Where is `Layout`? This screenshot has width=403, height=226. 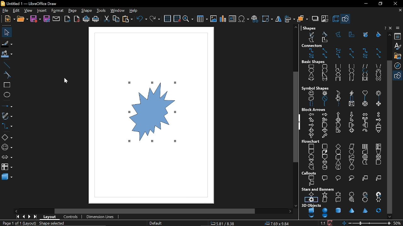
Layout is located at coordinates (51, 217).